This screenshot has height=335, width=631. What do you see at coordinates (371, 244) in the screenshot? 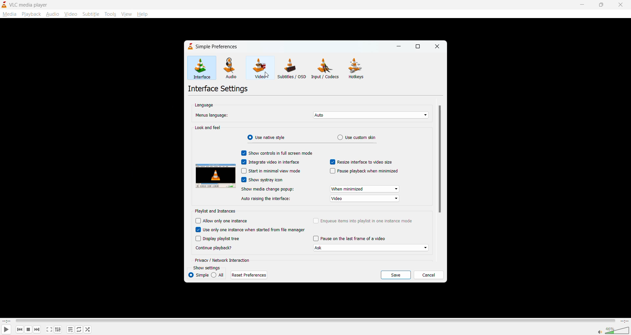
I see `pursue on last frame of a video` at bounding box center [371, 244].